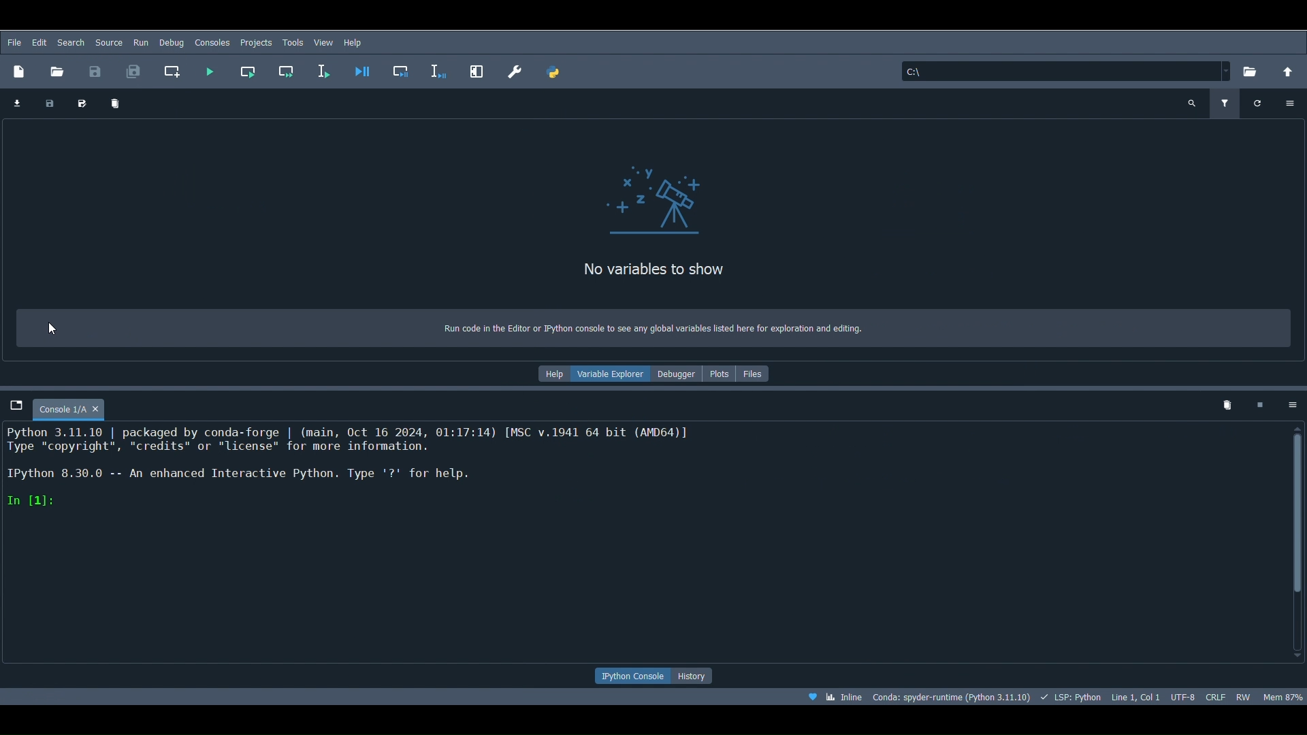  Describe the element at coordinates (403, 68) in the screenshot. I see `Debug cell` at that location.